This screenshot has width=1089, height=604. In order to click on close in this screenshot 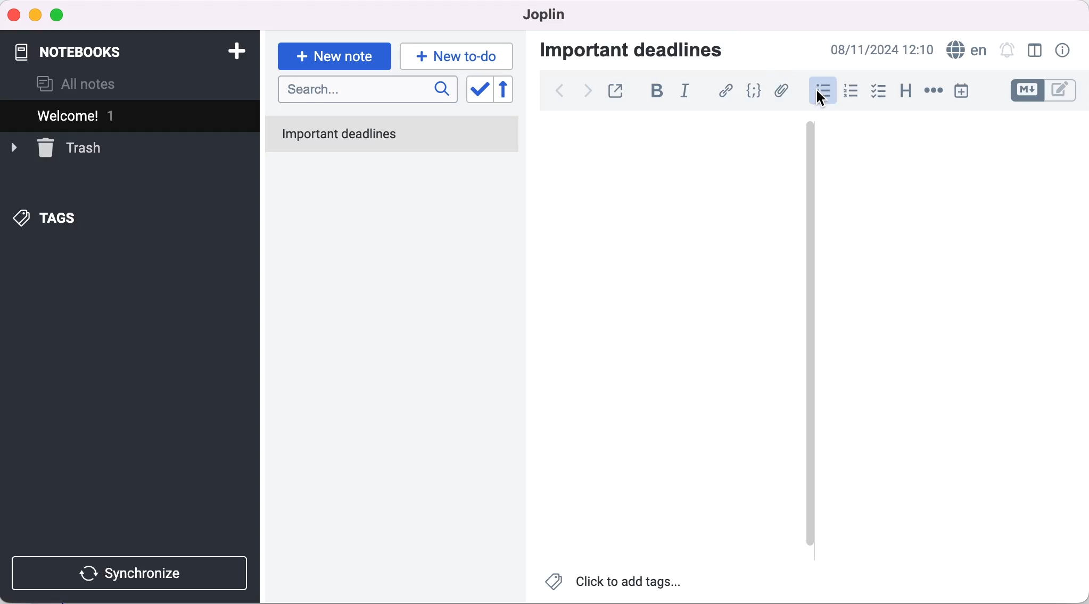, I will do `click(14, 14)`.